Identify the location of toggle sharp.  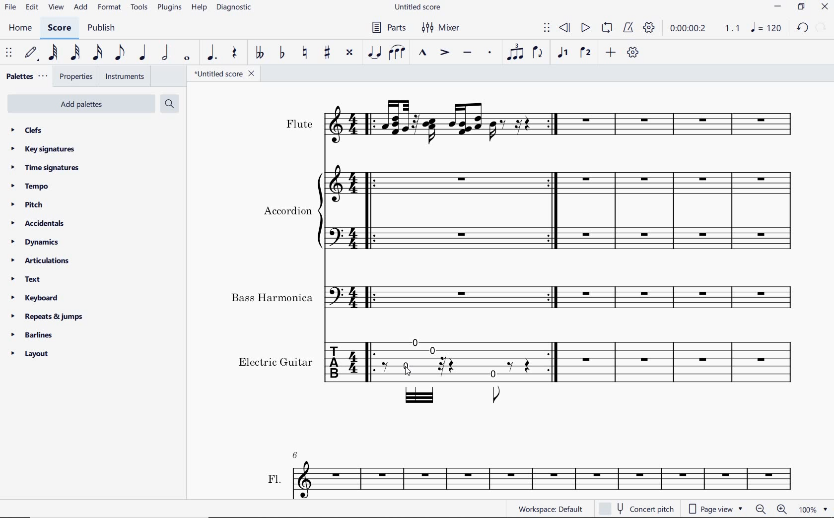
(329, 53).